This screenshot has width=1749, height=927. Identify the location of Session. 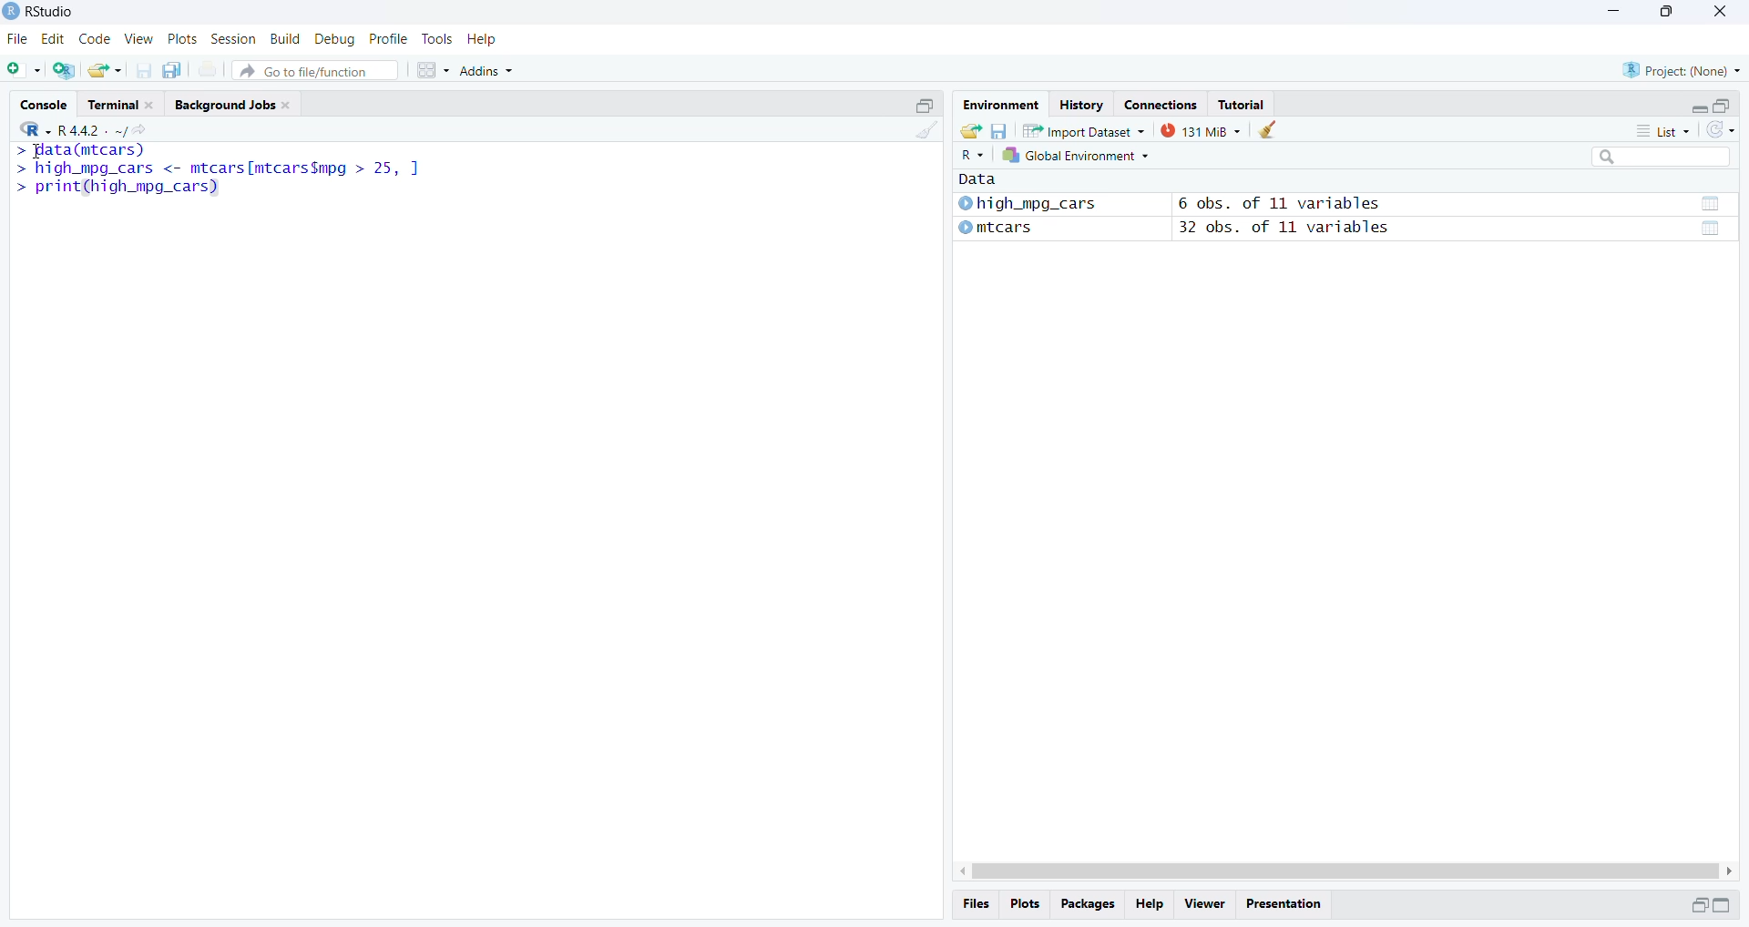
(233, 38).